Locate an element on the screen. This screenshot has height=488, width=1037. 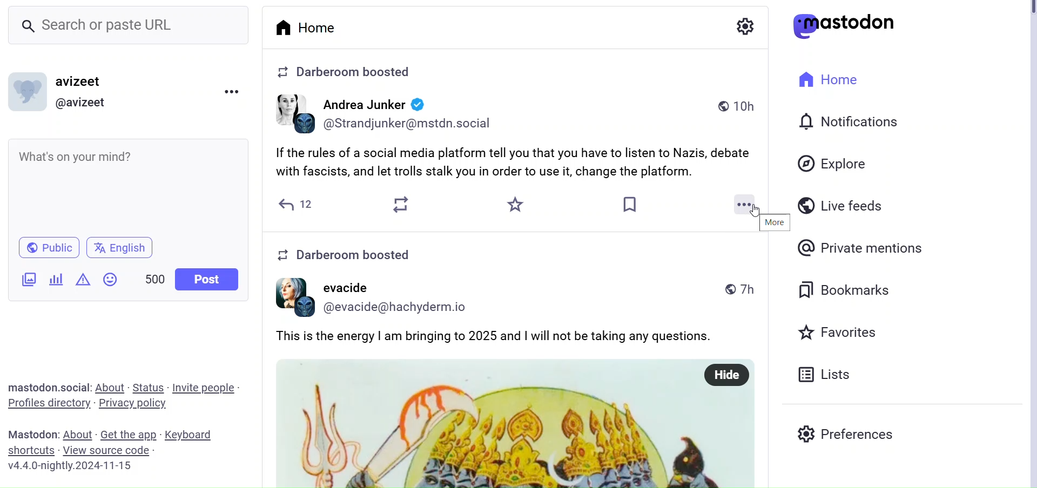
Lists is located at coordinates (830, 372).